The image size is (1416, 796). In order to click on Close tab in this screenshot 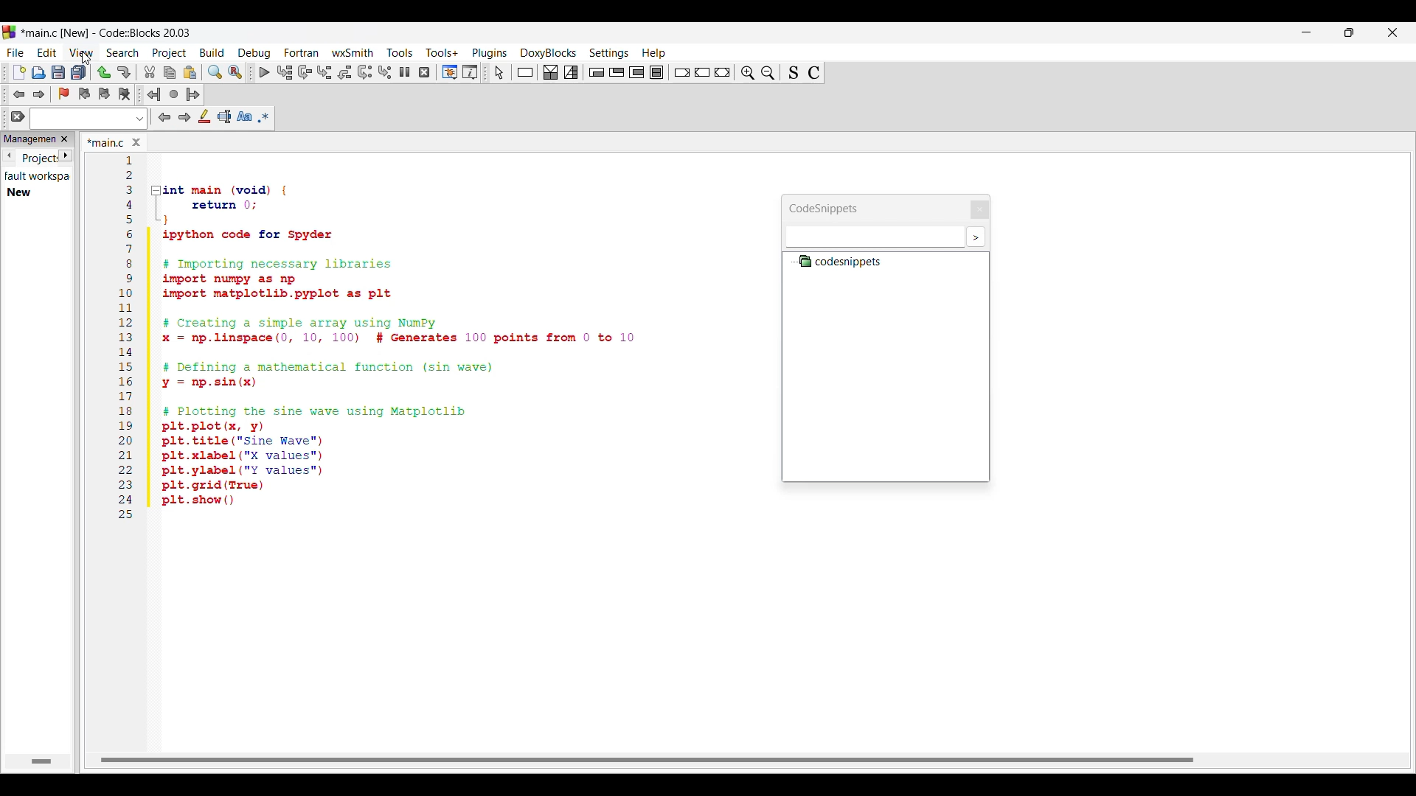, I will do `click(136, 142)`.